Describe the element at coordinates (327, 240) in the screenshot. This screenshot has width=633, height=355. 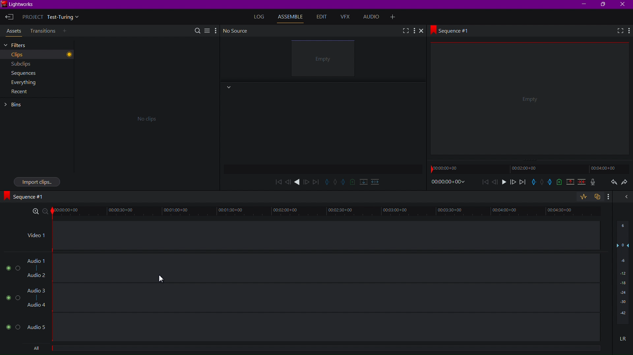
I see `Video Track` at that location.